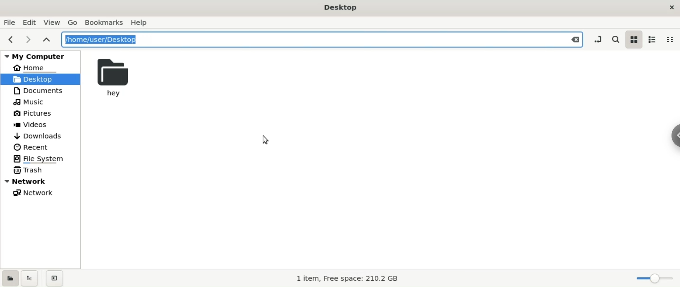 This screenshot has width=680, height=287. Describe the element at coordinates (671, 9) in the screenshot. I see `close` at that location.